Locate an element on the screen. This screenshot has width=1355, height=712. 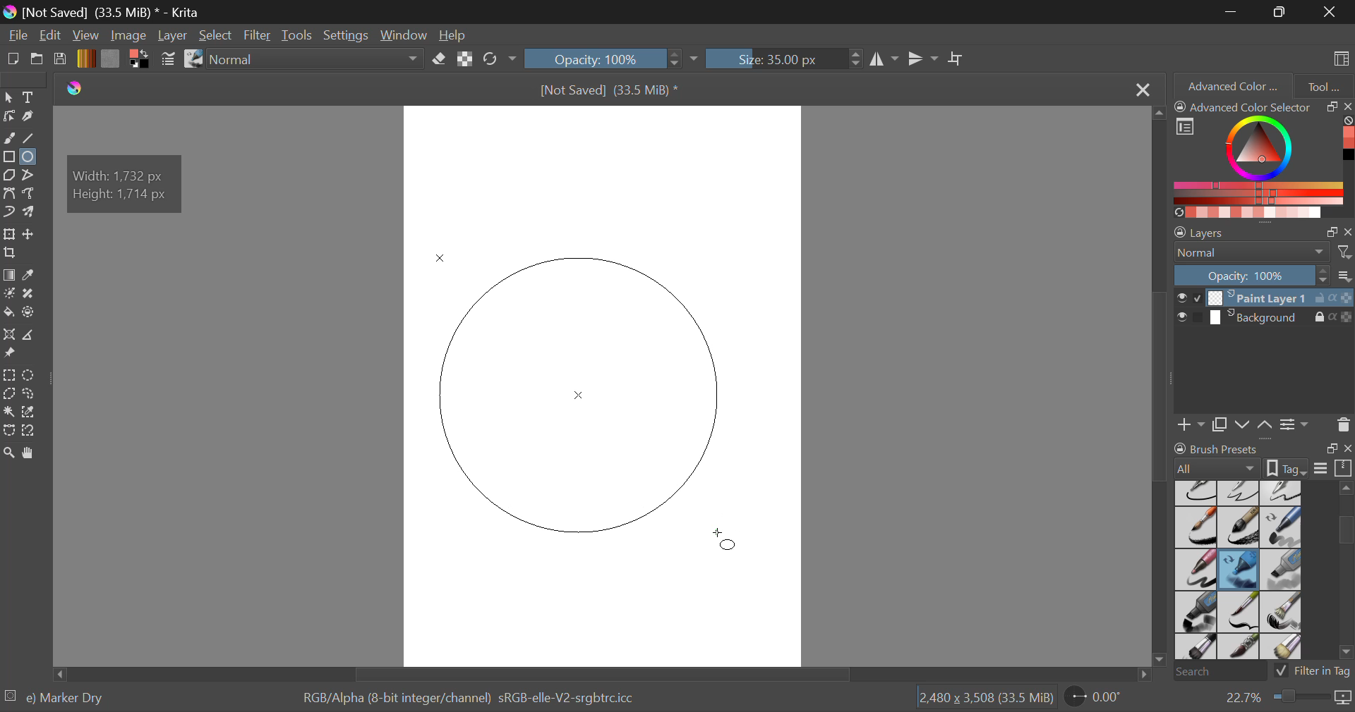
Eyedropper is located at coordinates (32, 276).